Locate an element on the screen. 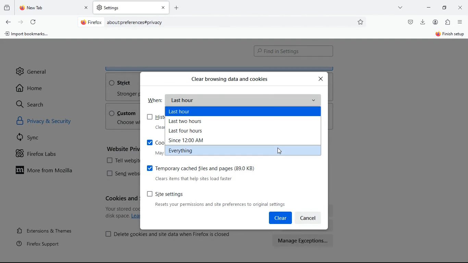 This screenshot has width=468, height=263. cancel is located at coordinates (311, 217).